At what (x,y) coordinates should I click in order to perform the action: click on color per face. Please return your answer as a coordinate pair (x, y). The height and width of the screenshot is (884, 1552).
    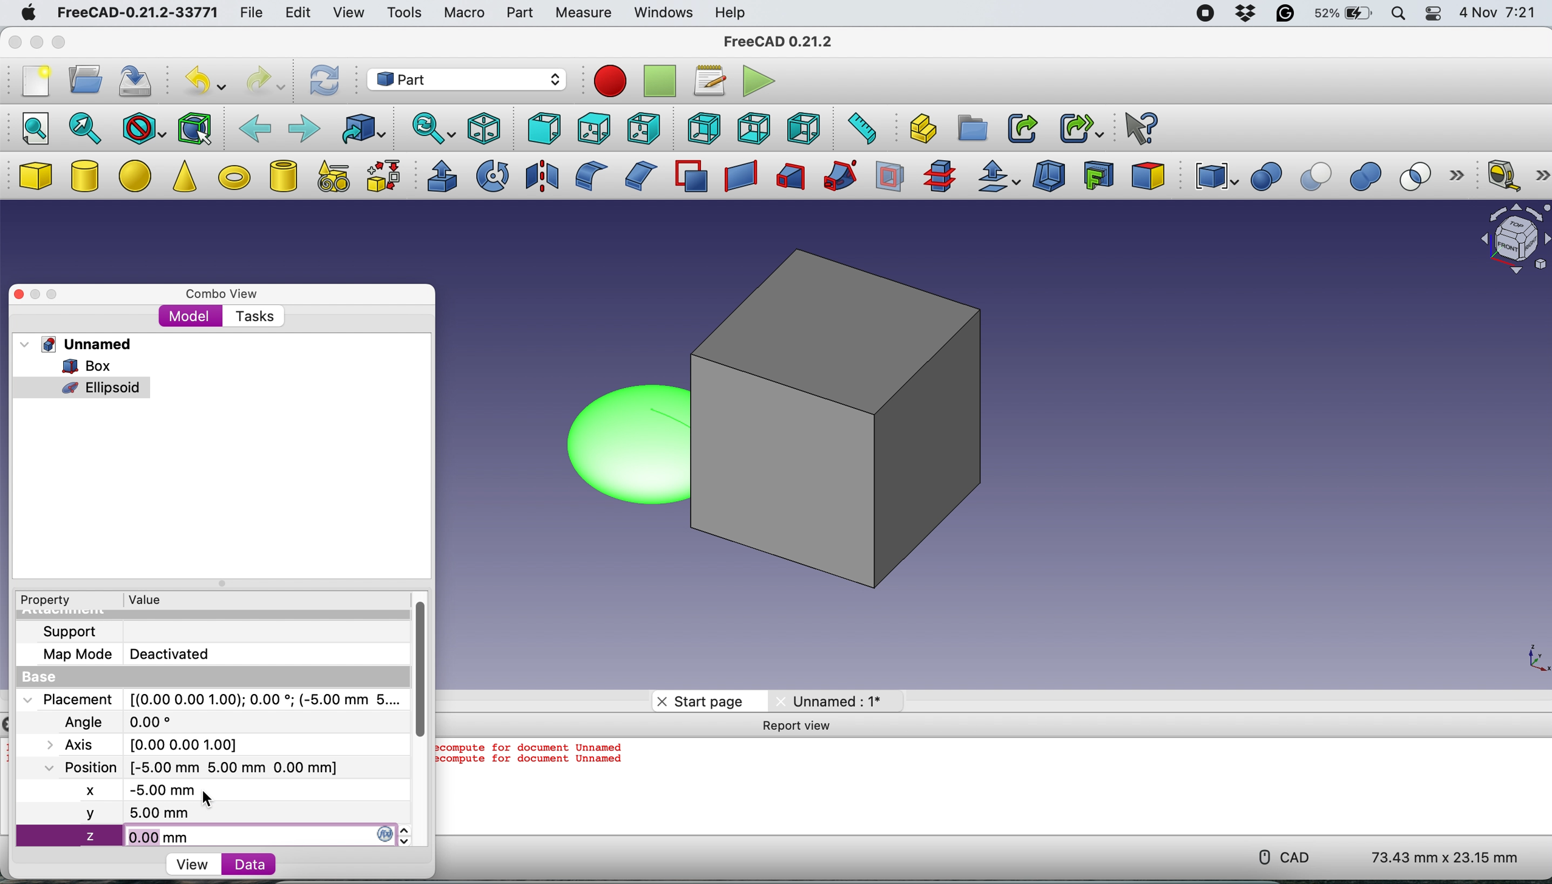
    Looking at the image, I should click on (1149, 175).